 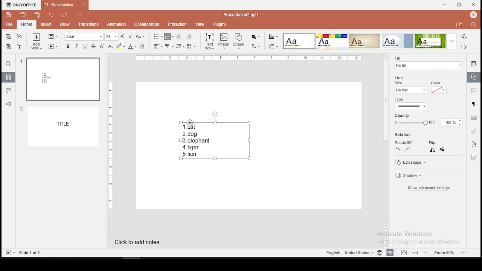 What do you see at coordinates (9, 105) in the screenshot?
I see `support and feedback` at bounding box center [9, 105].